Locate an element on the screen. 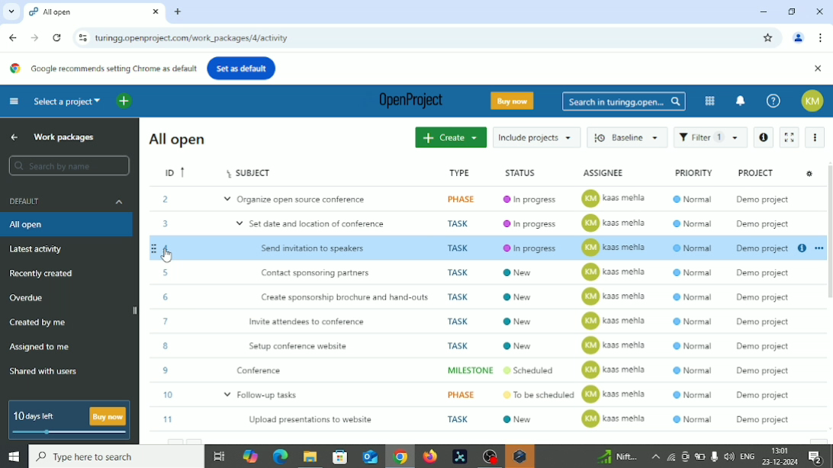 This screenshot has width=833, height=468. Minimize is located at coordinates (762, 11).